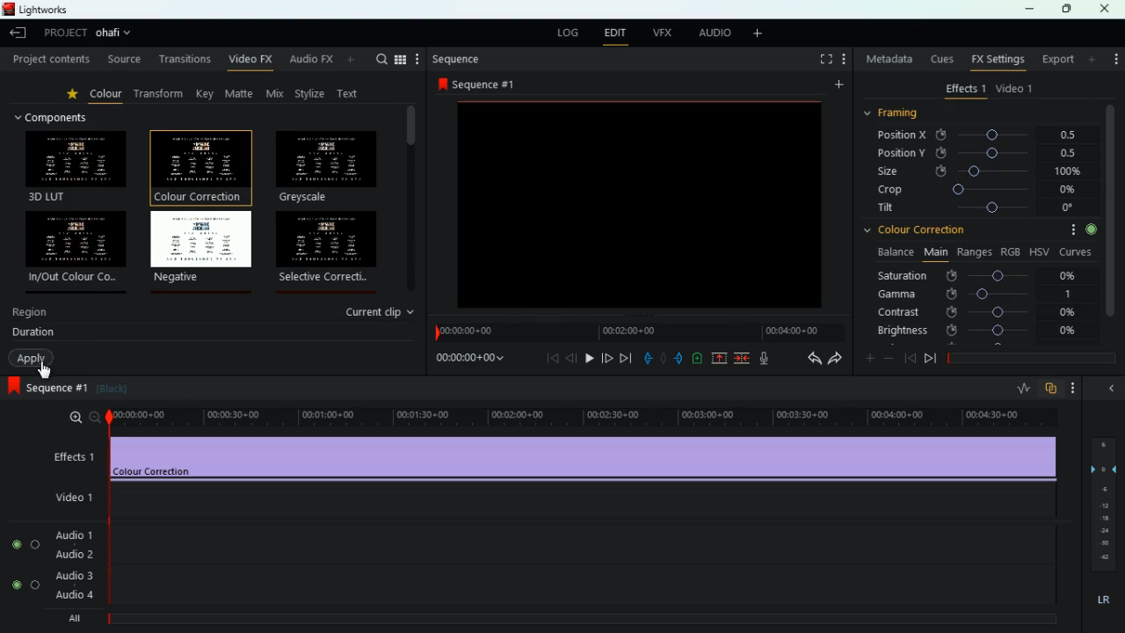  Describe the element at coordinates (824, 59) in the screenshot. I see `full screen` at that location.